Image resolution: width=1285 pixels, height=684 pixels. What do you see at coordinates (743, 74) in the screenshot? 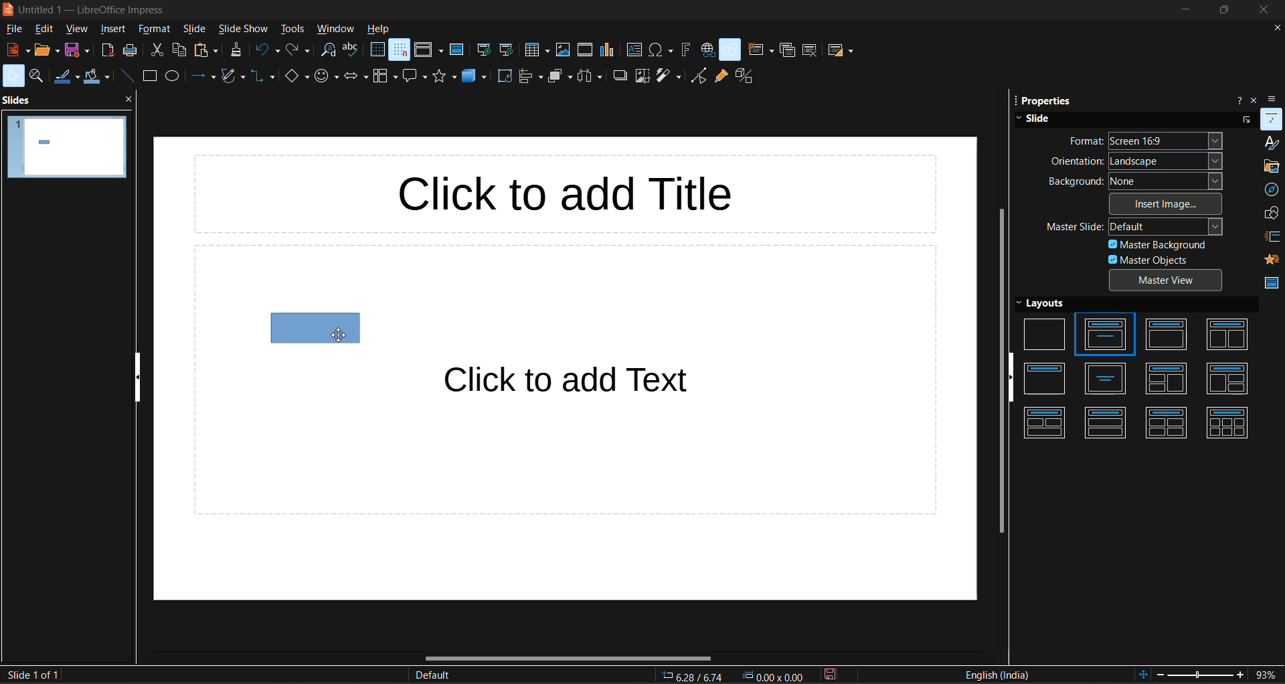
I see `toggle extrusion` at bounding box center [743, 74].